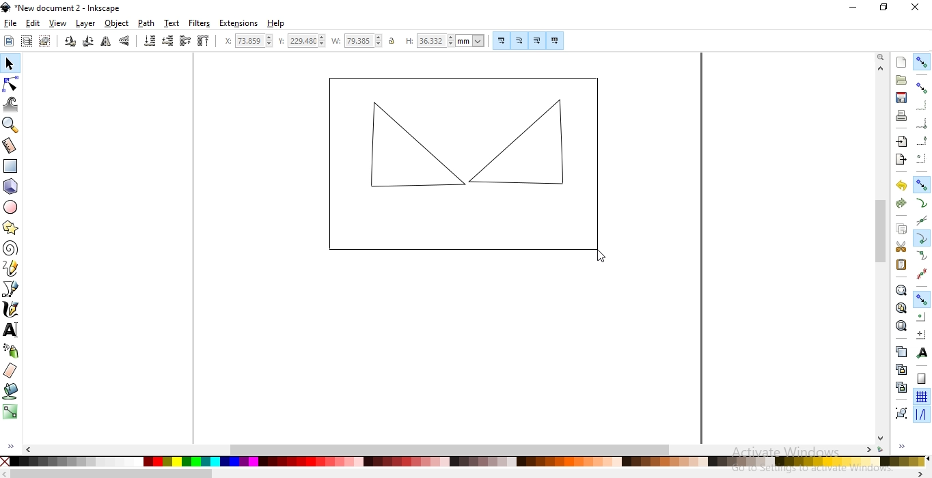 The height and width of the screenshot is (478, 932). Describe the element at coordinates (125, 42) in the screenshot. I see `flip vertically` at that location.